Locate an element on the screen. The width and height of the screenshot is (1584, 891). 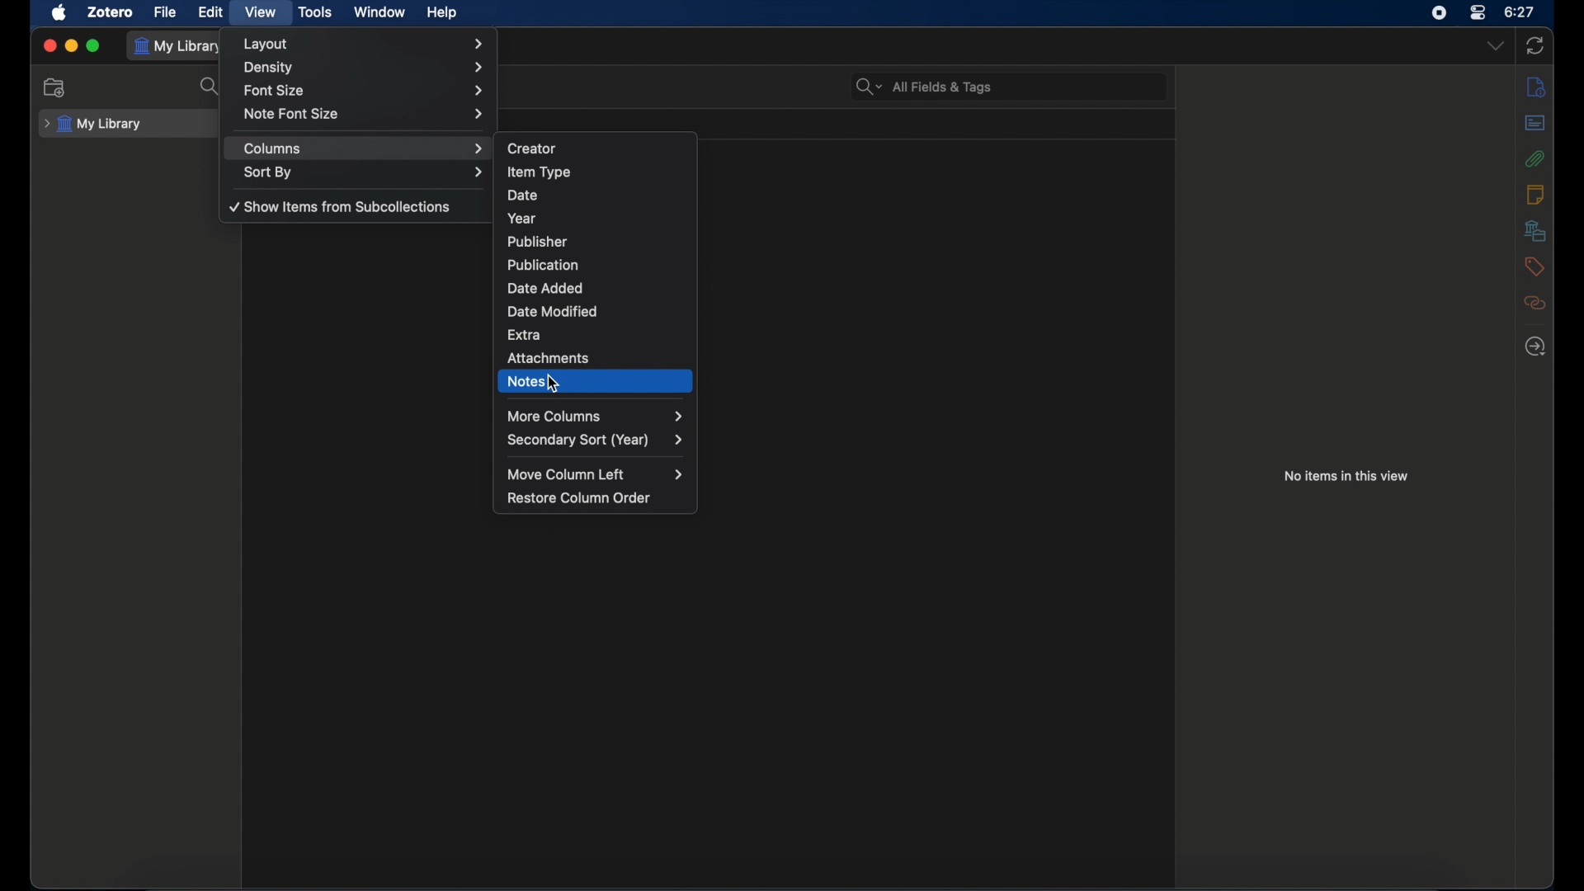
year is located at coordinates (525, 218).